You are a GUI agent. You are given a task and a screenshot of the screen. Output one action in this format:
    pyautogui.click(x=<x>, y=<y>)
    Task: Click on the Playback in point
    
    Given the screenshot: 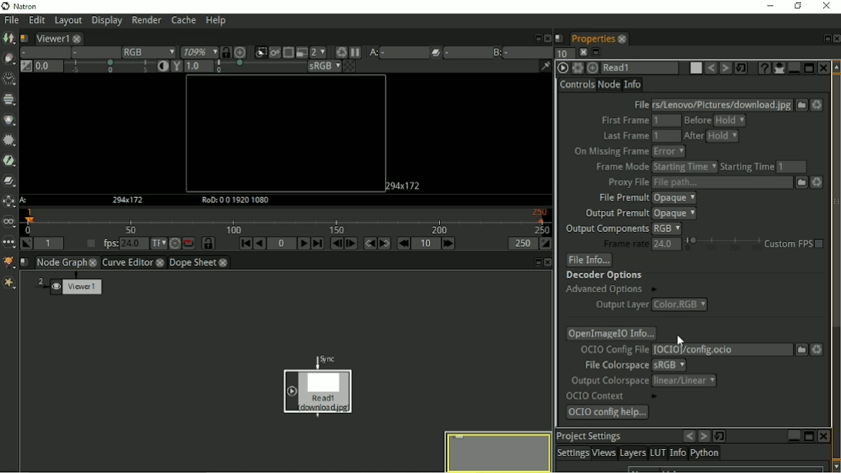 What is the action you would take?
    pyautogui.click(x=51, y=244)
    